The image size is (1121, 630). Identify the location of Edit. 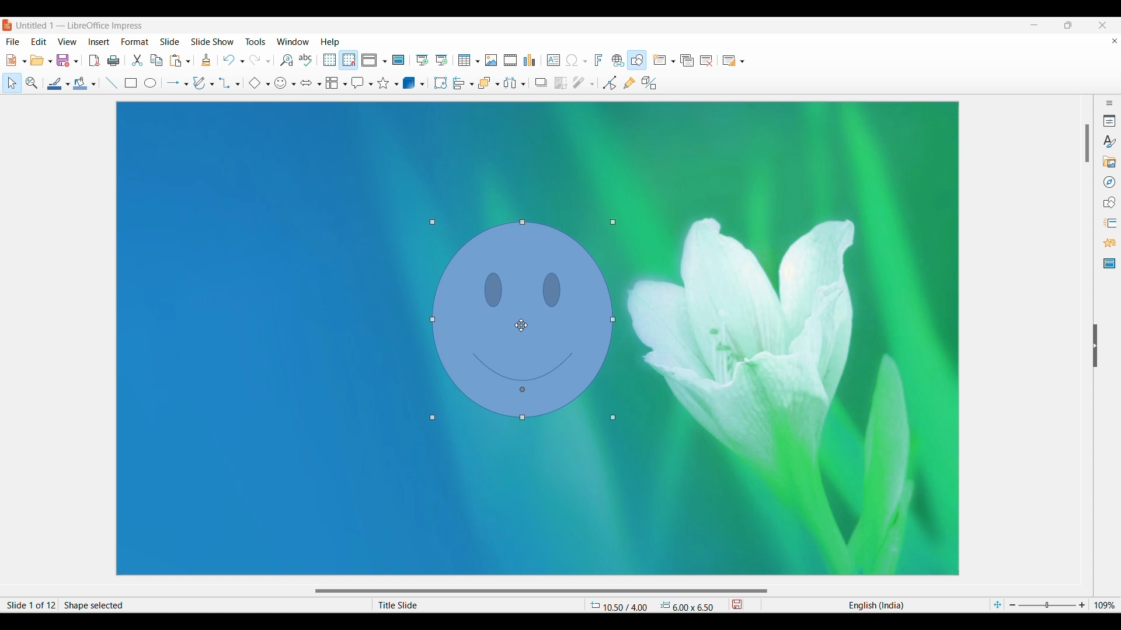
(39, 41).